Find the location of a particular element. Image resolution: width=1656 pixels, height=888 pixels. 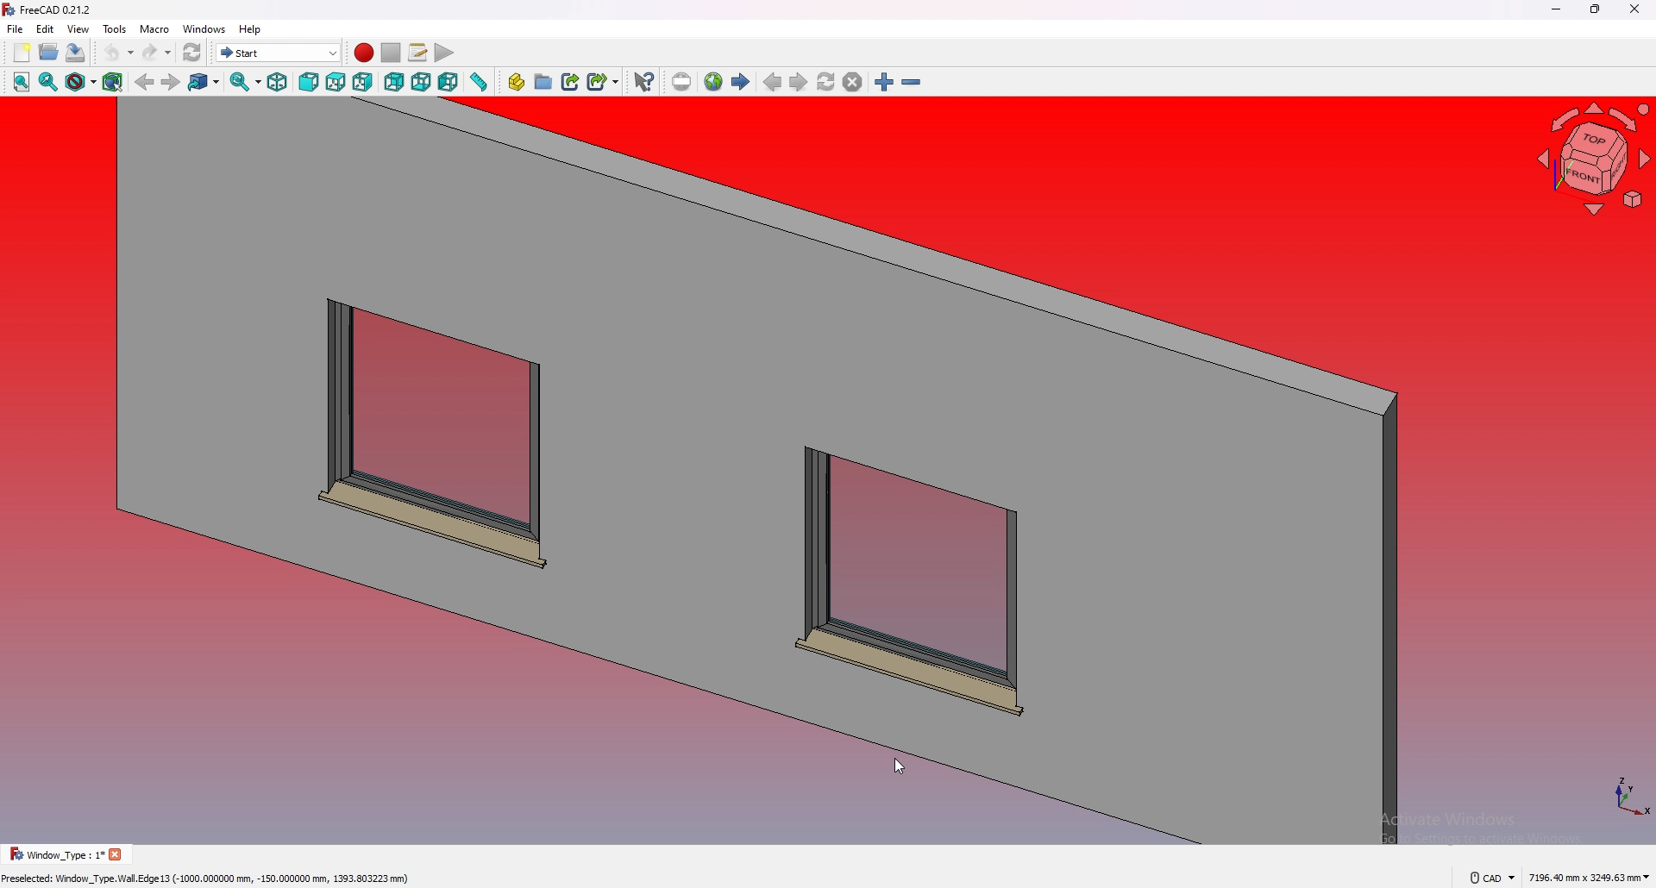

make link is located at coordinates (572, 80).